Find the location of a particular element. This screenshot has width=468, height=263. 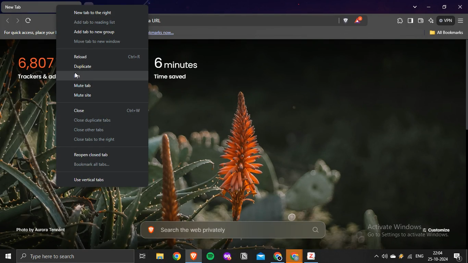

wifi is located at coordinates (409, 256).